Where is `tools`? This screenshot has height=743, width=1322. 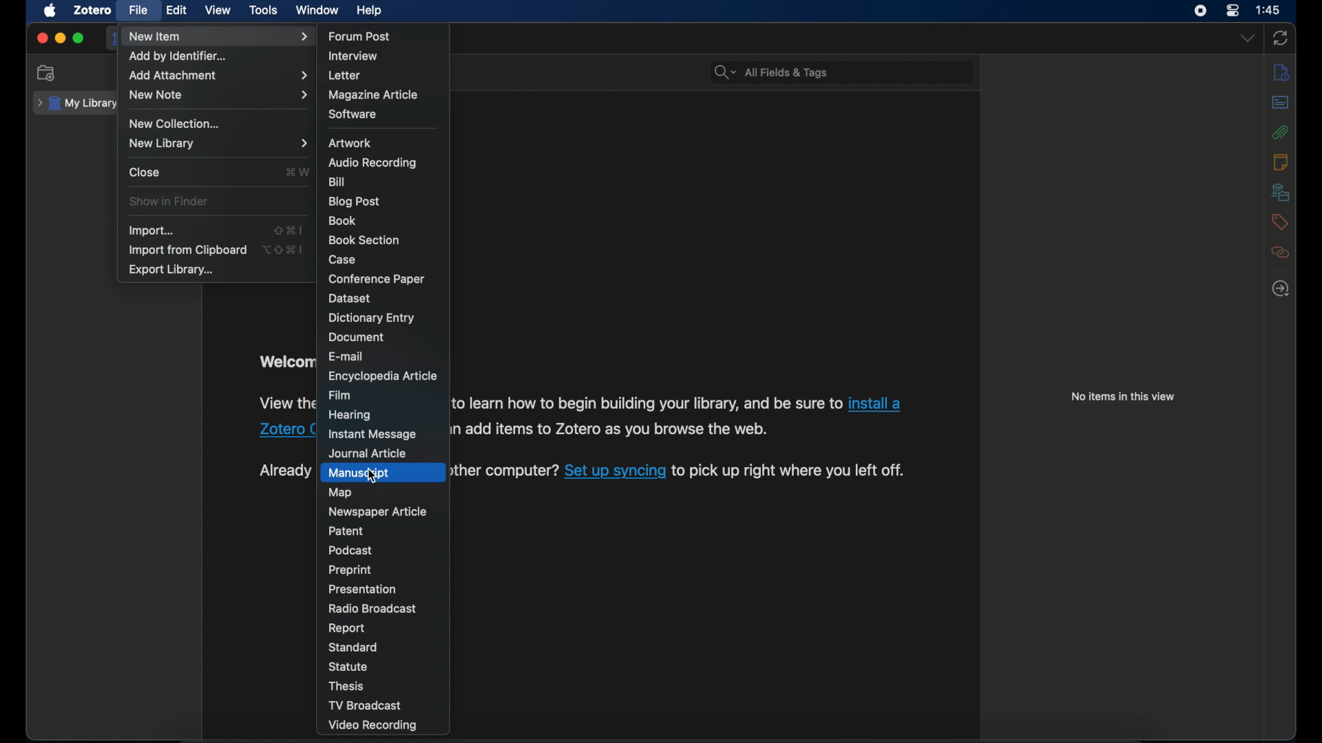 tools is located at coordinates (264, 11).